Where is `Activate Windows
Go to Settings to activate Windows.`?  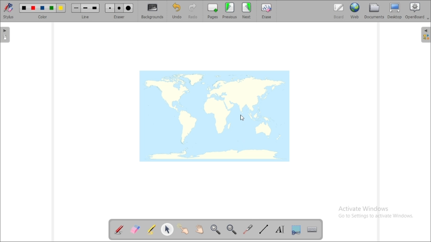
Activate Windows
Go to Settings to activate Windows. is located at coordinates (374, 210).